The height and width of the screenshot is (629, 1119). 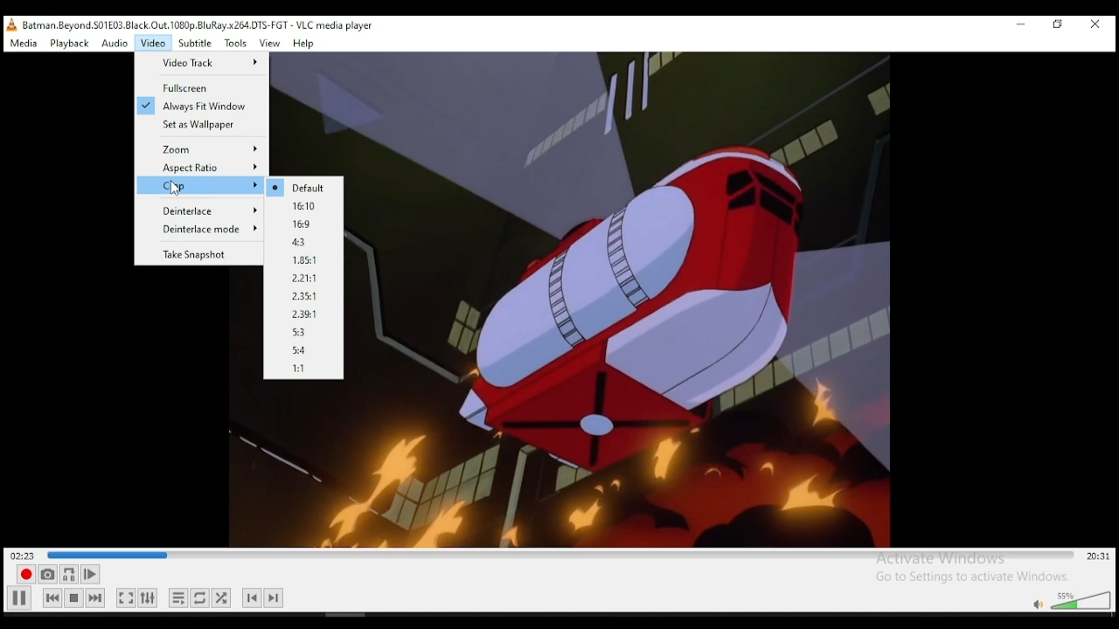 What do you see at coordinates (200, 167) in the screenshot?
I see `Aspect ratio` at bounding box center [200, 167].